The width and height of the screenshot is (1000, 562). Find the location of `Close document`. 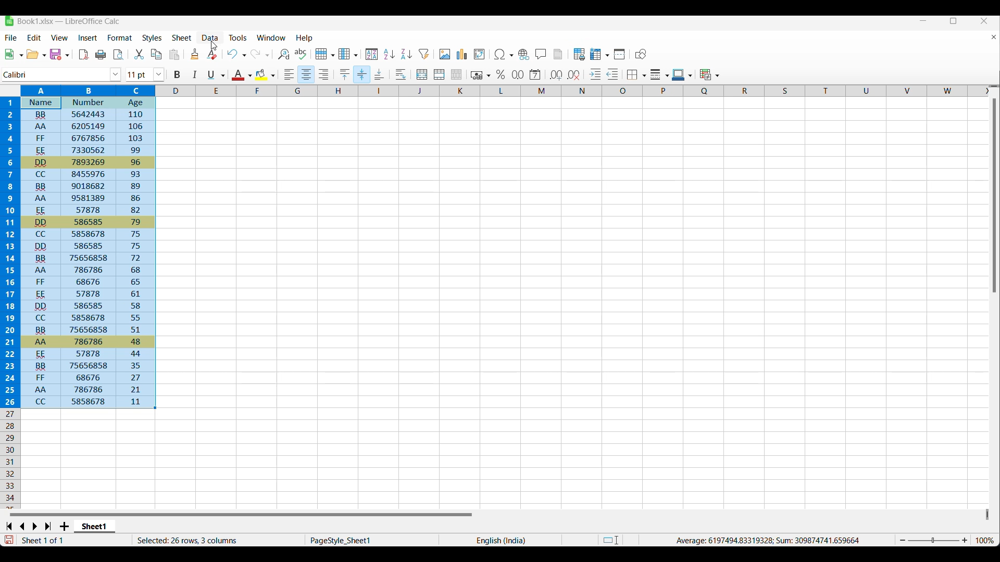

Close document is located at coordinates (994, 37).